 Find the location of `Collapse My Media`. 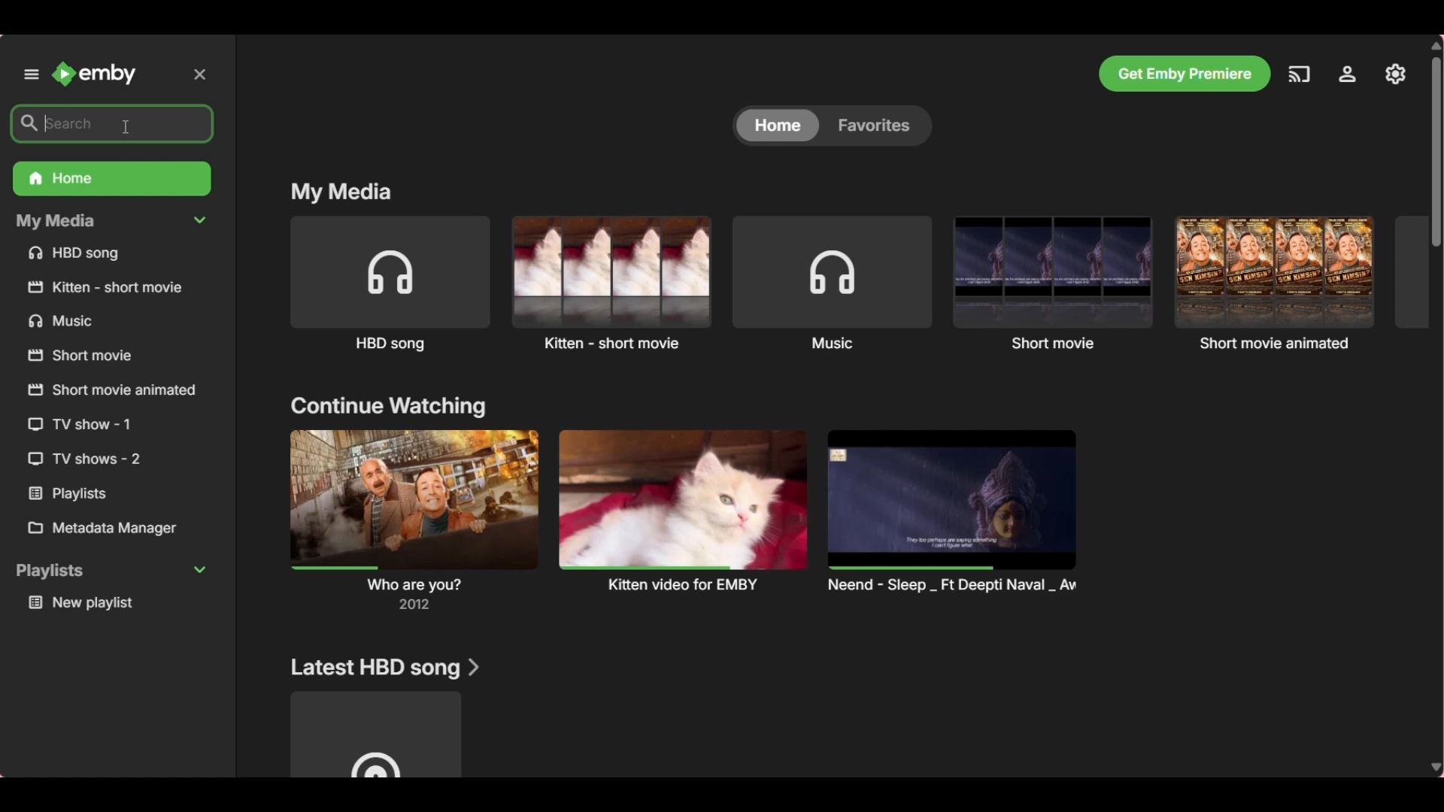

Collapse My Media is located at coordinates (112, 222).